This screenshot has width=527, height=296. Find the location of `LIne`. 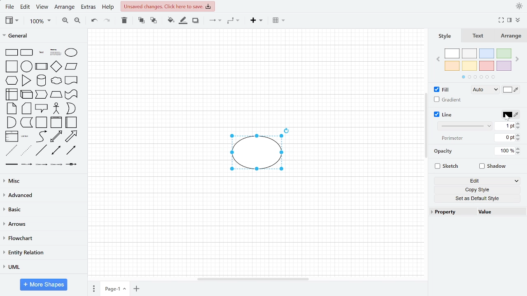

LIne is located at coordinates (444, 114).